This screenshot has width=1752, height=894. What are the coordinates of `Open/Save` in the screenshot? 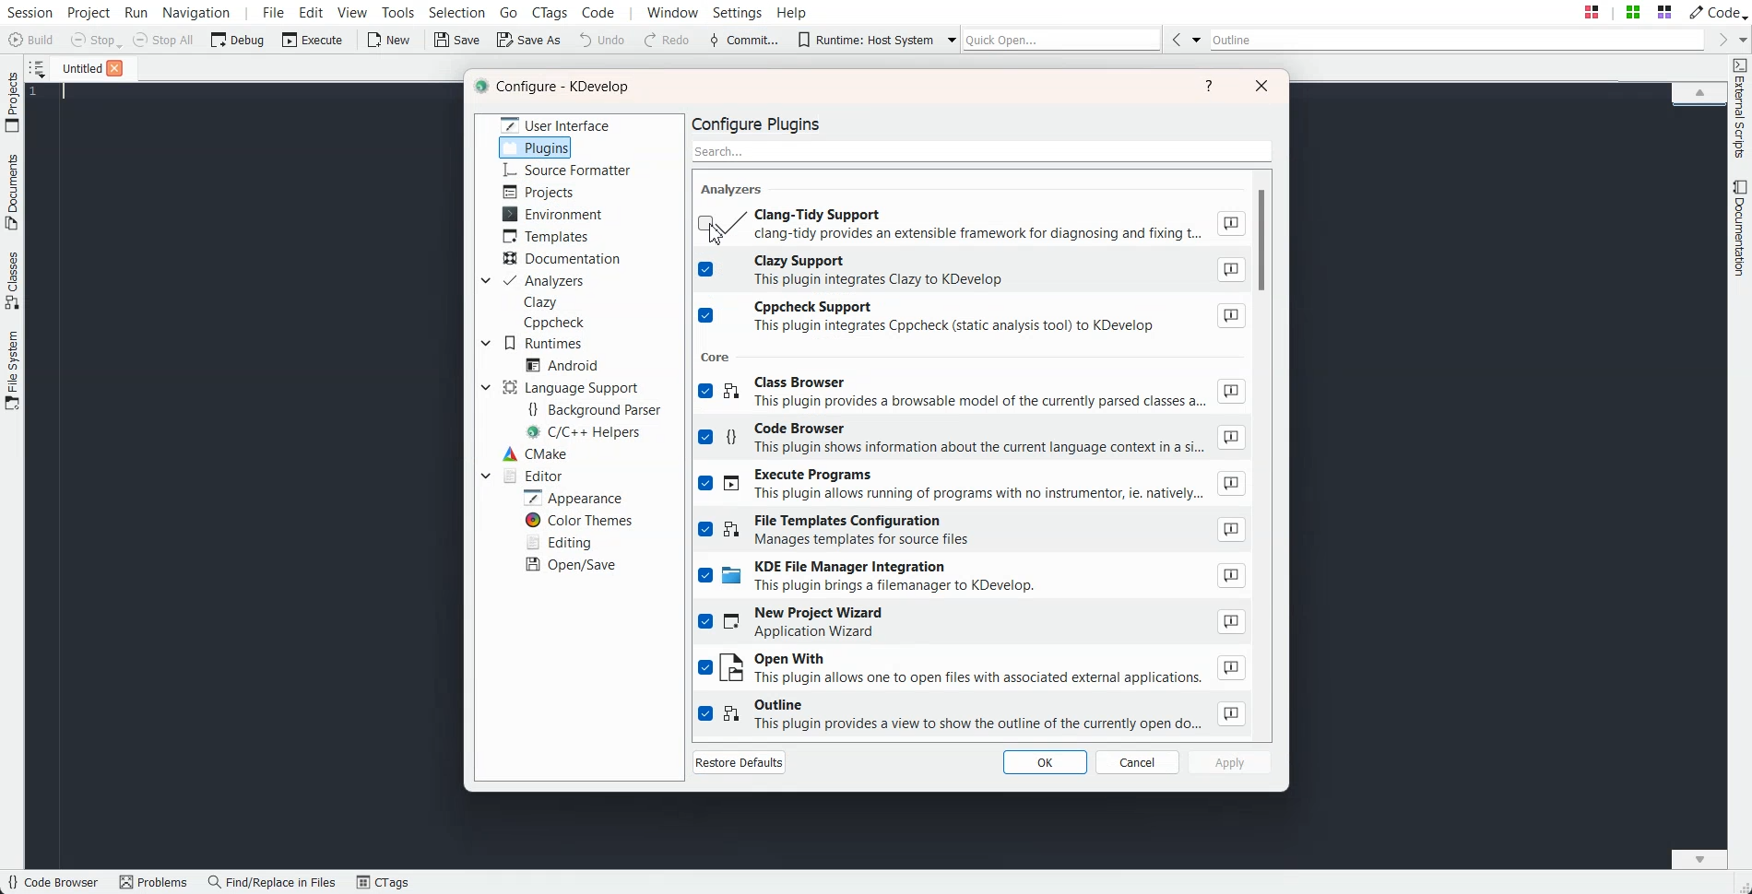 It's located at (573, 564).